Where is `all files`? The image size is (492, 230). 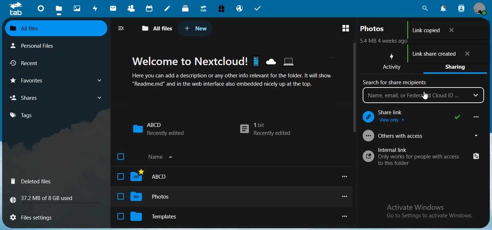 all files is located at coordinates (157, 29).